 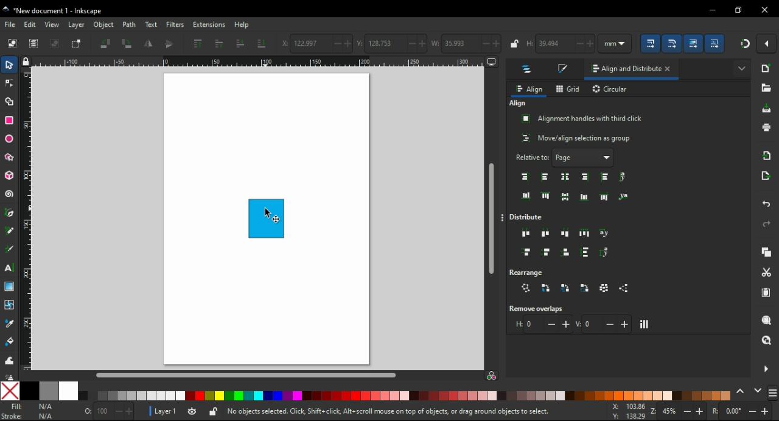 I want to click on layer, so click(x=76, y=25).